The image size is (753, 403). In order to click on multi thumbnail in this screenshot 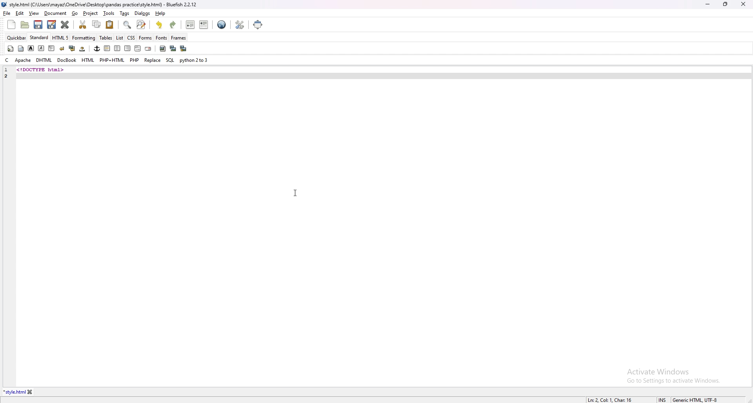, I will do `click(183, 48)`.